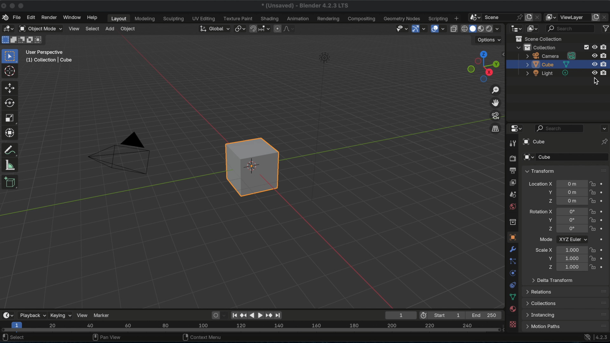 This screenshot has width=610, height=343. Describe the element at coordinates (256, 315) in the screenshot. I see `play` at that location.